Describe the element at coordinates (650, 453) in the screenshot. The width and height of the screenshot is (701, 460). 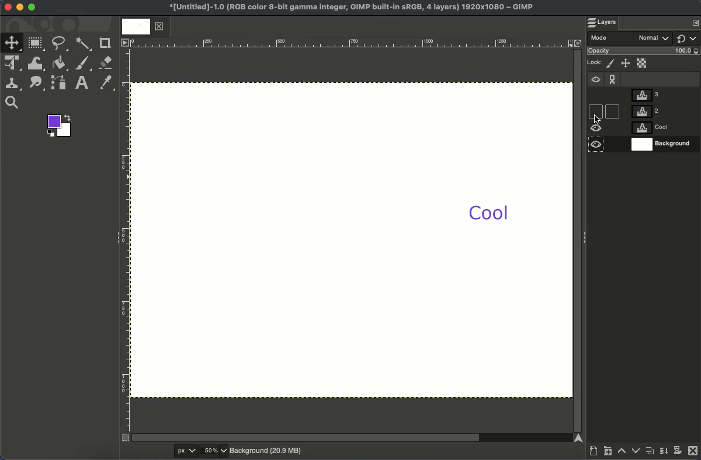
I see `Duplicate` at that location.